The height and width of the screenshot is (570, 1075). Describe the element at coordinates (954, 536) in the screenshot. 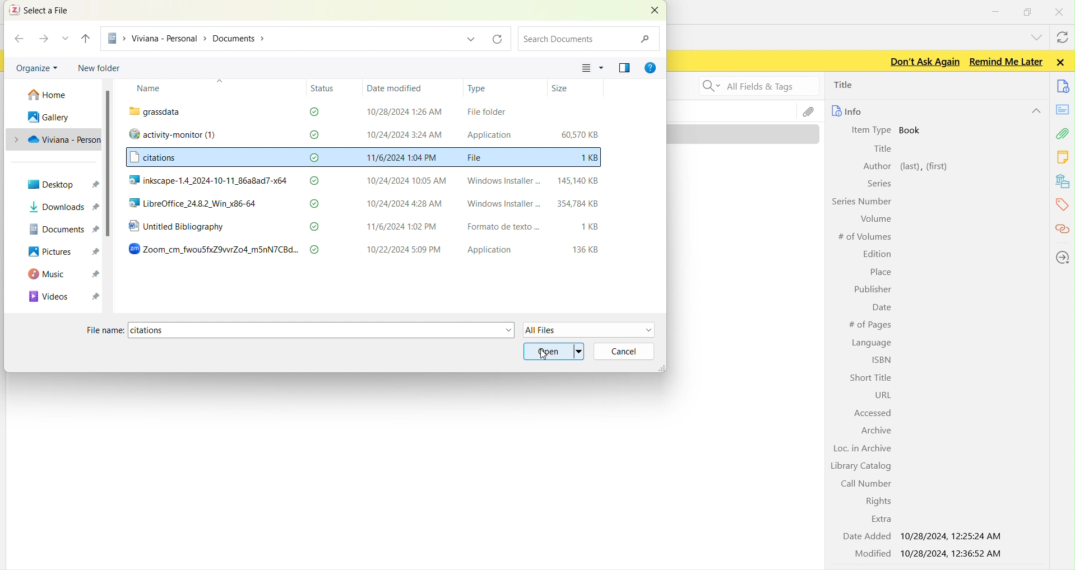

I see `10/28/2024, 12:25:24 AM` at that location.